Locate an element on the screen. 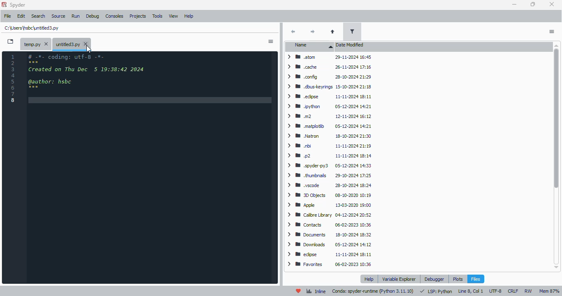  CRLF is located at coordinates (513, 290).